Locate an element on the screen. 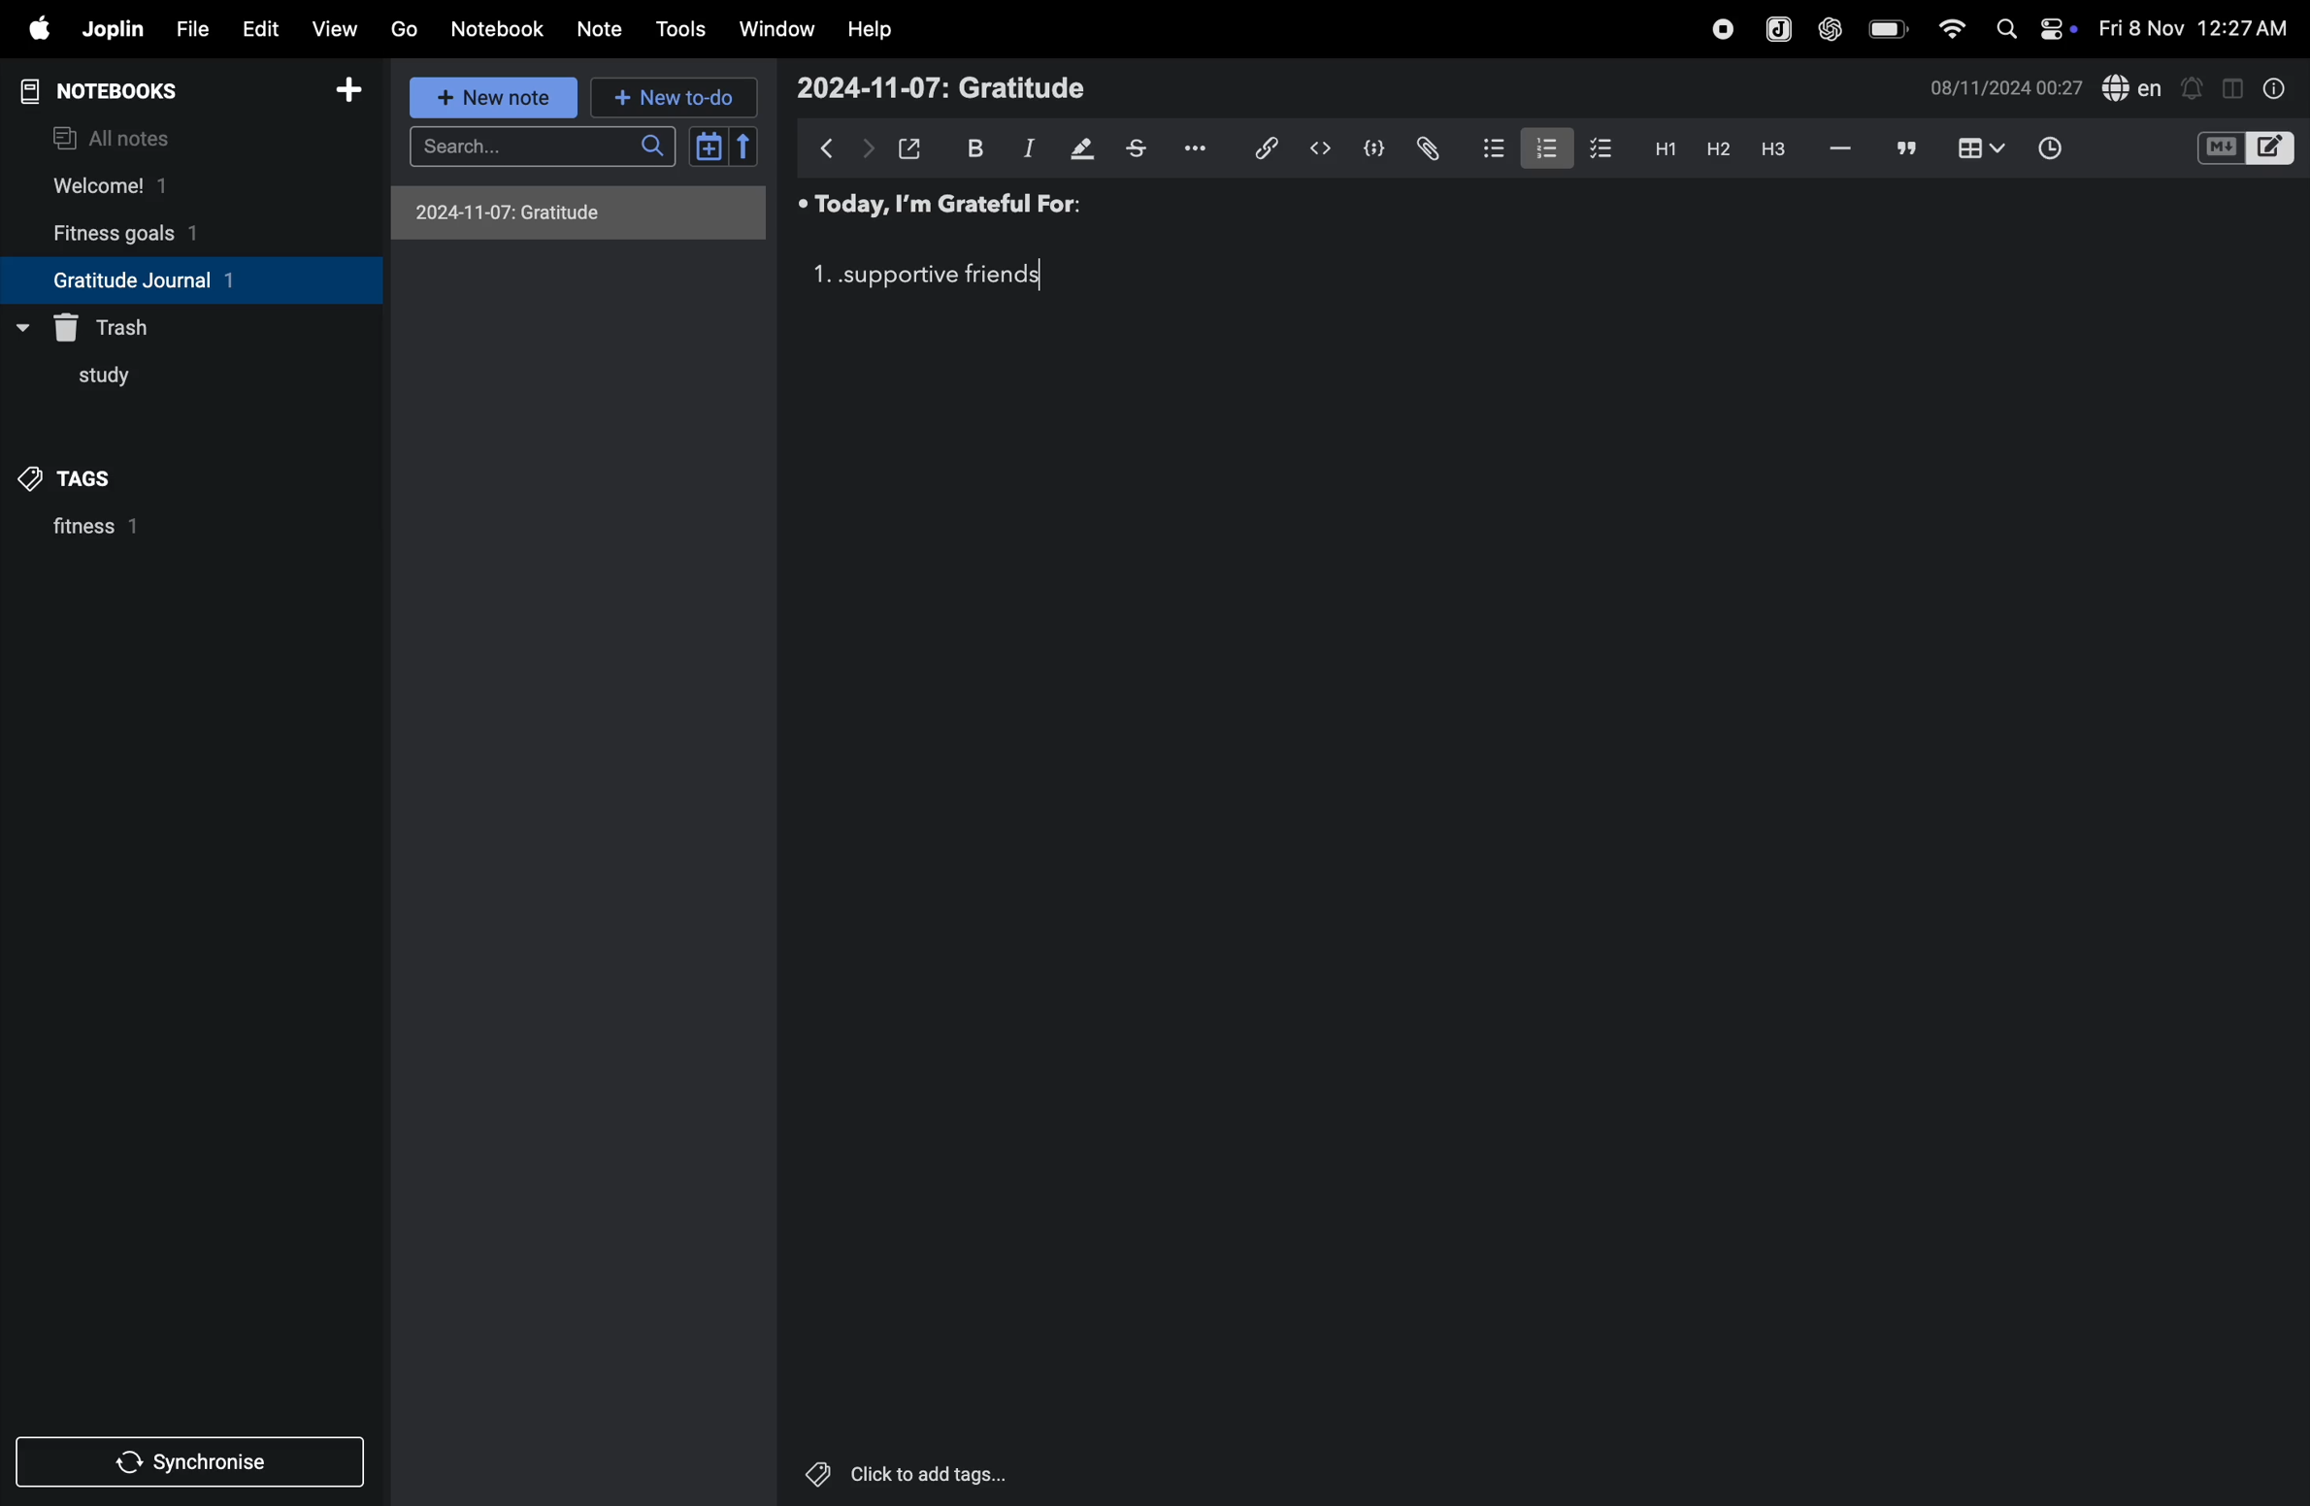 The image size is (2310, 1506). fitness 1 is located at coordinates (144, 533).